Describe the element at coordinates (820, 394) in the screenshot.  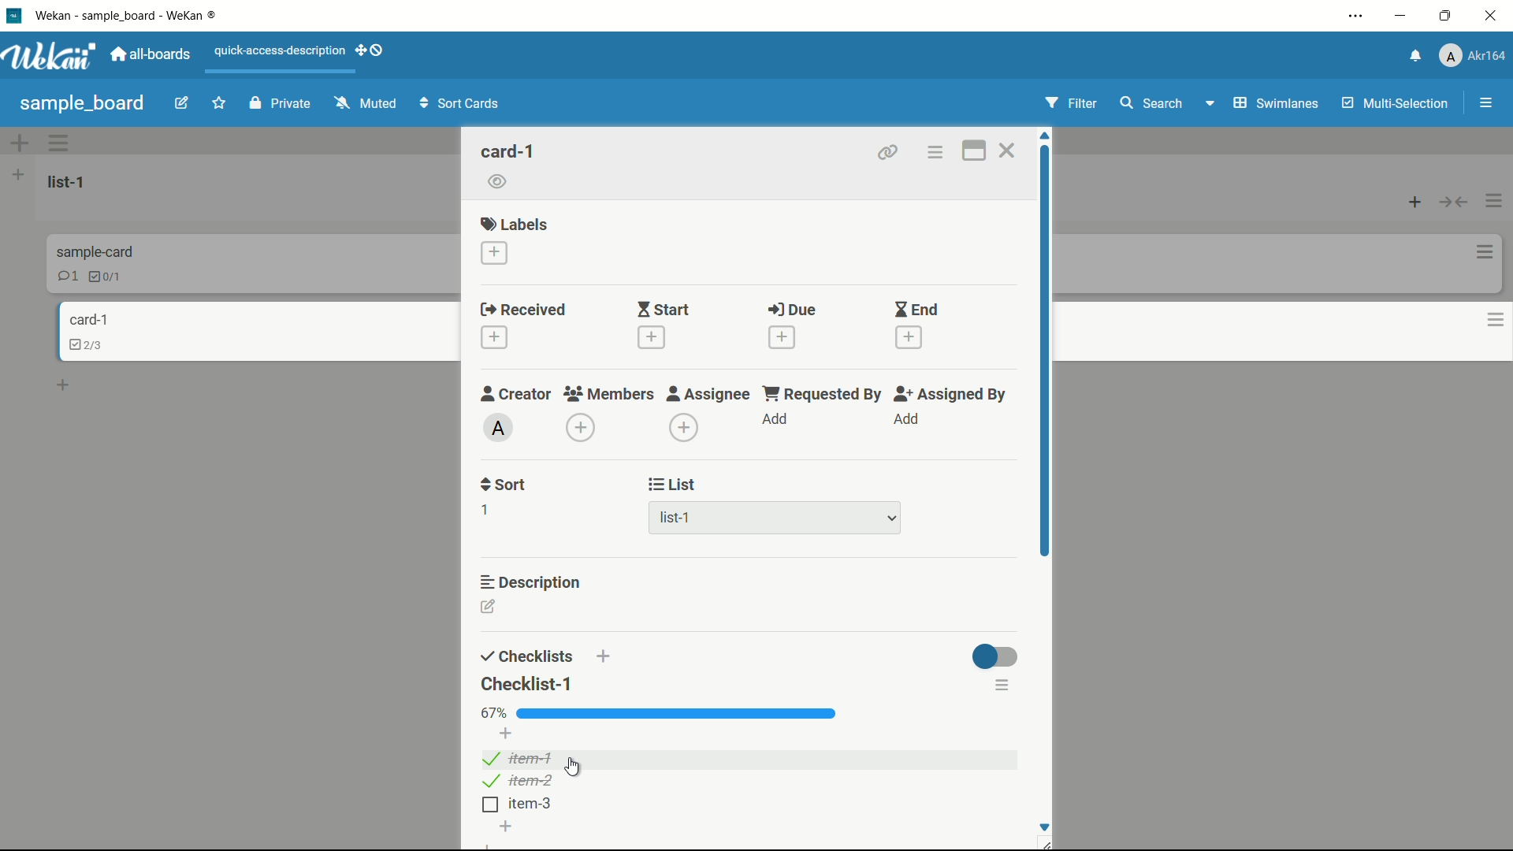
I see `requested by` at that location.